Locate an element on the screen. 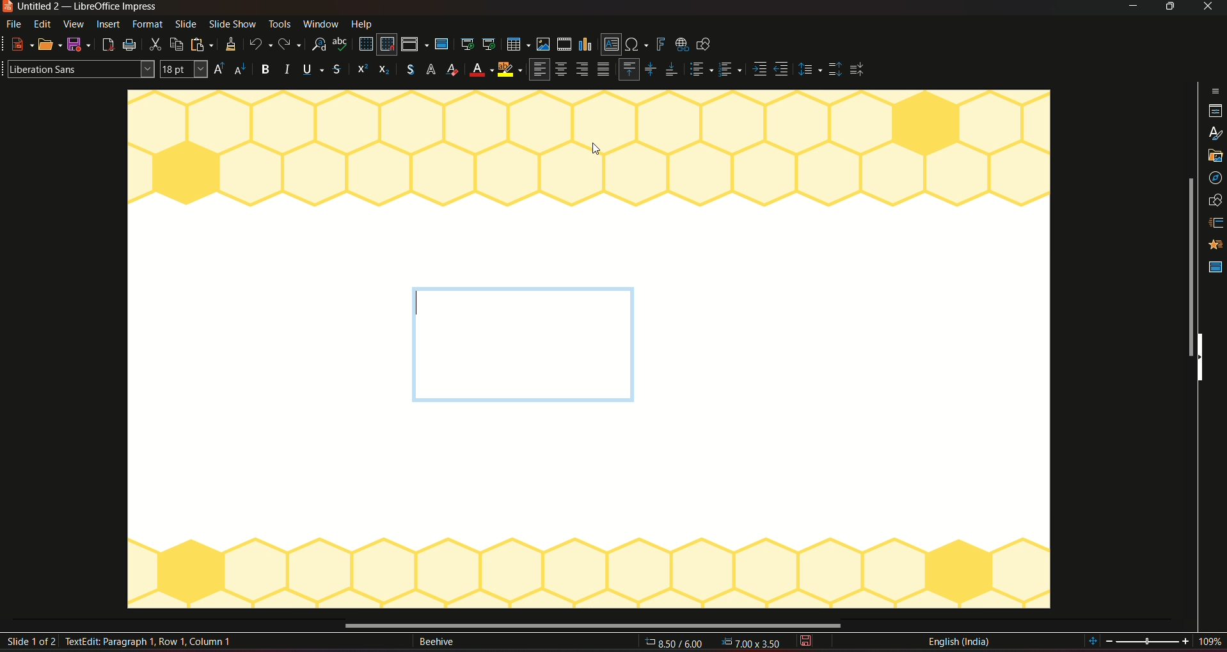 This screenshot has height=652, width=1227. save is located at coordinates (808, 642).